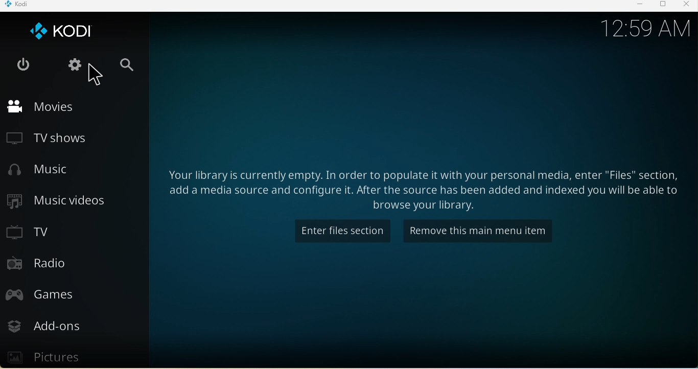 The height and width of the screenshot is (369, 698). Describe the element at coordinates (21, 6) in the screenshot. I see `Kodi icon` at that location.